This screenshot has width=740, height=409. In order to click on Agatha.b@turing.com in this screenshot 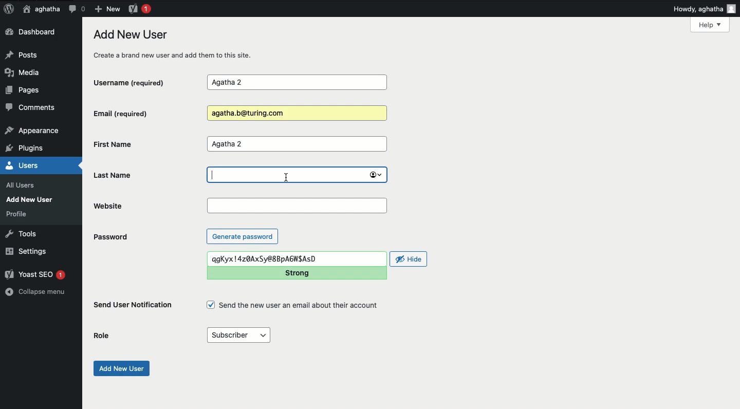, I will do `click(295, 114)`.